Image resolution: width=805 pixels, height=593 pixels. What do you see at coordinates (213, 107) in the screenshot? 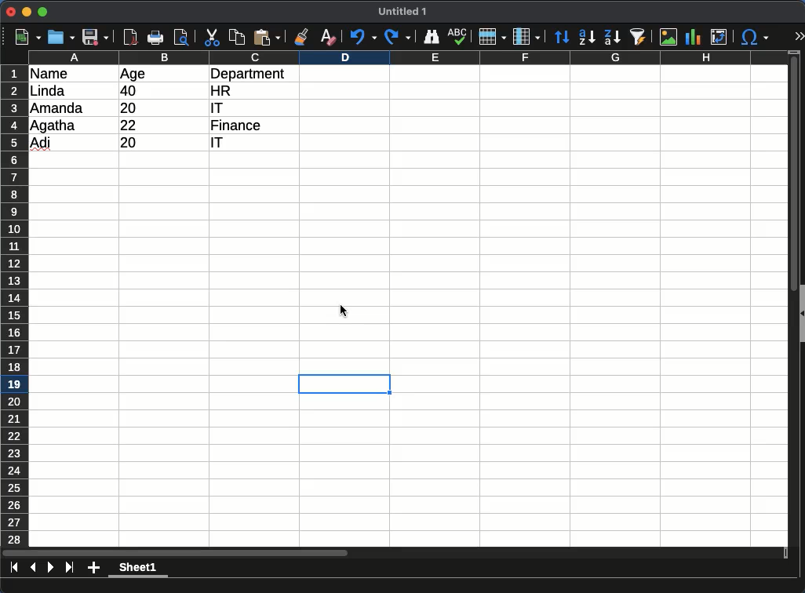
I see `it` at bounding box center [213, 107].